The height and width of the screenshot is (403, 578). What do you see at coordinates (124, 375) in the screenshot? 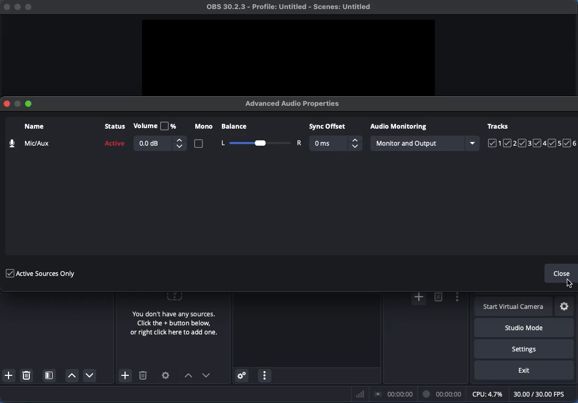
I see `Add source` at bounding box center [124, 375].